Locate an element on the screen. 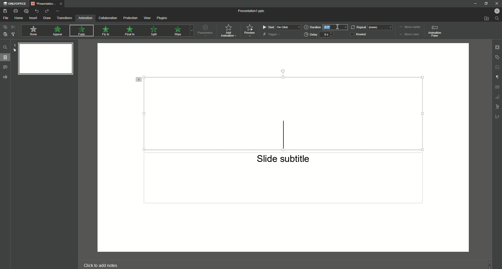 The width and height of the screenshot is (502, 269). Preview is located at coordinates (249, 30).